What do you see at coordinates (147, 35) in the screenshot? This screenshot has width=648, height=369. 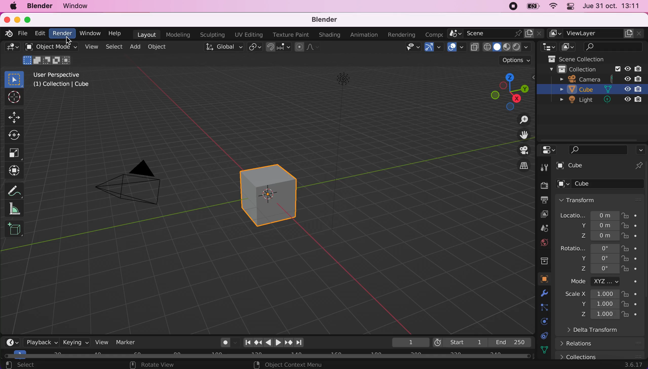 I see `layout` at bounding box center [147, 35].